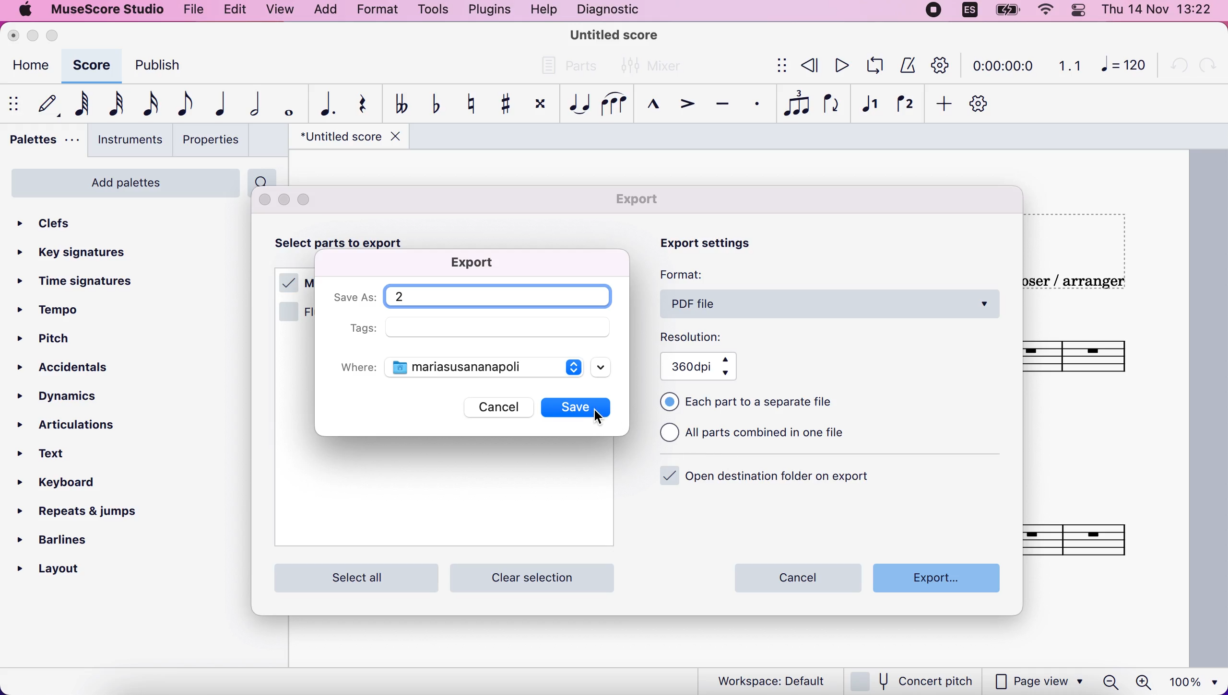 This screenshot has height=695, width=1228. Describe the element at coordinates (210, 141) in the screenshot. I see `properties` at that location.